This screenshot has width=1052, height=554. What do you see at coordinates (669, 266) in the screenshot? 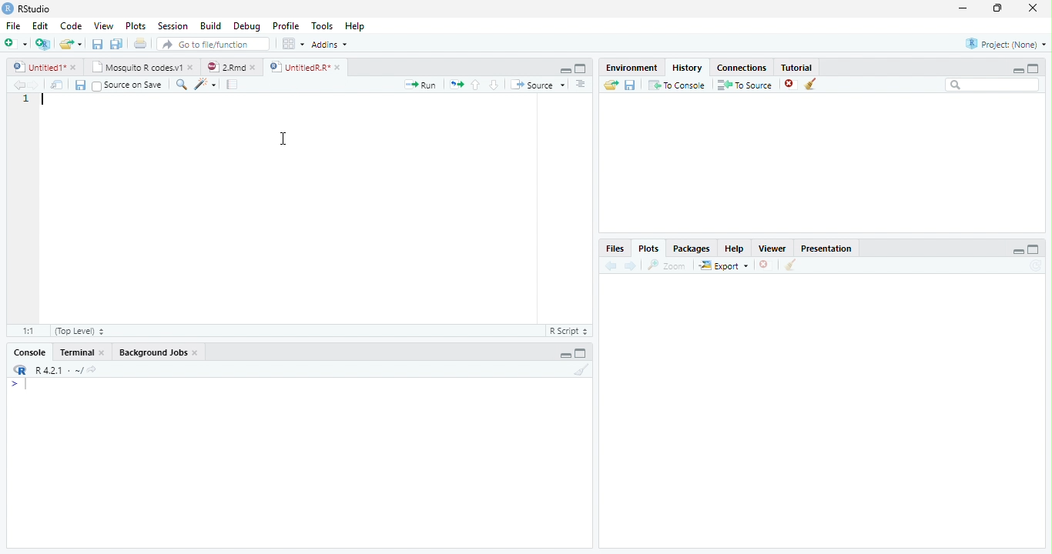
I see `zoom` at bounding box center [669, 266].